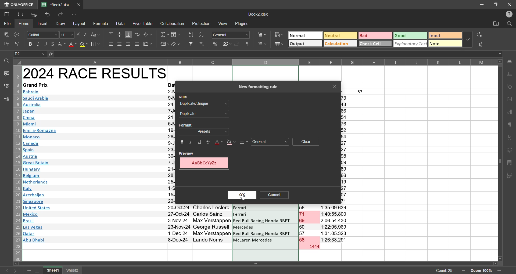 This screenshot has height=274, width=516. I want to click on Preview, so click(187, 153).